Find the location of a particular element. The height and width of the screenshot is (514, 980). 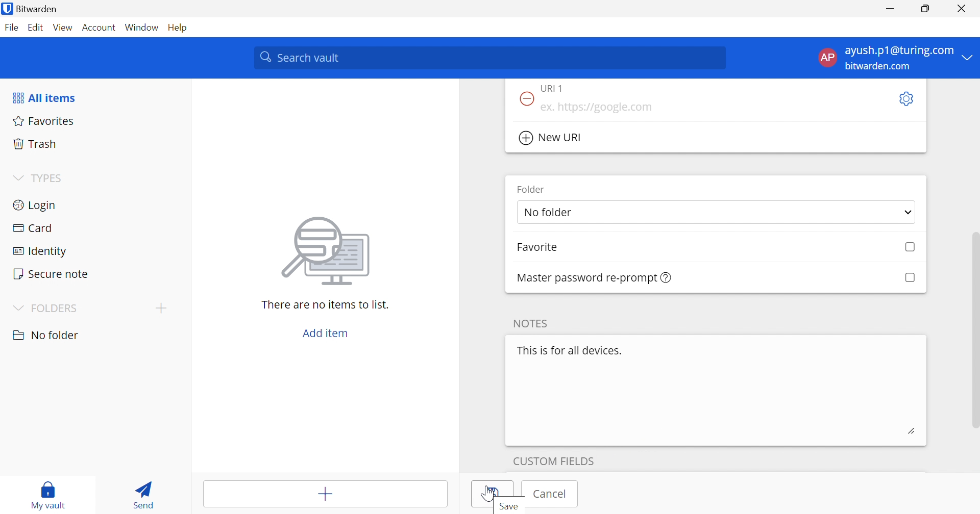

Settings is located at coordinates (905, 99).